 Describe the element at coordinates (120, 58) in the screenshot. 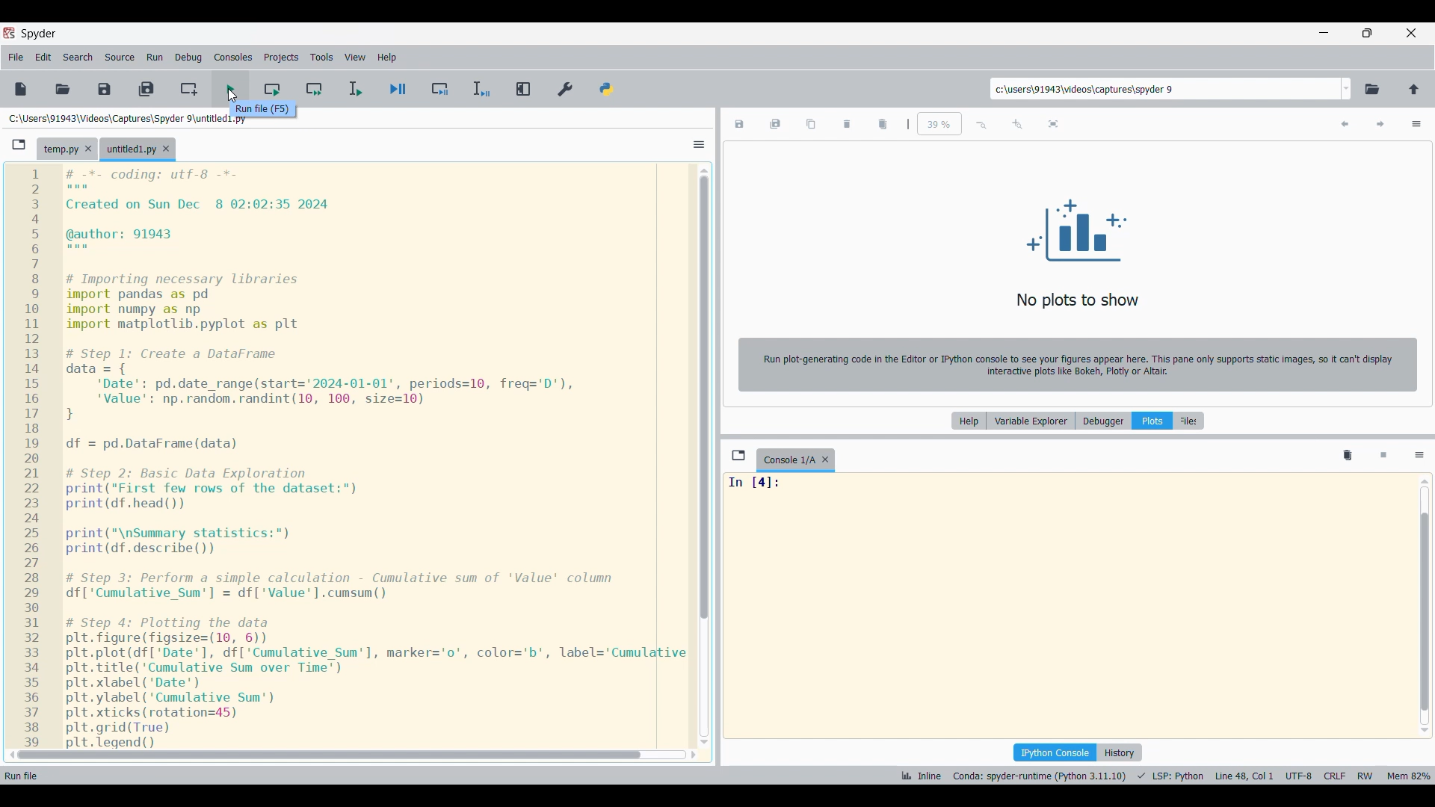

I see `Source menu` at that location.